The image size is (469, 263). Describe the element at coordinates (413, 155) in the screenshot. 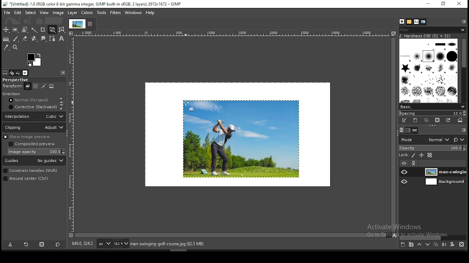

I see `lock pixels` at that location.